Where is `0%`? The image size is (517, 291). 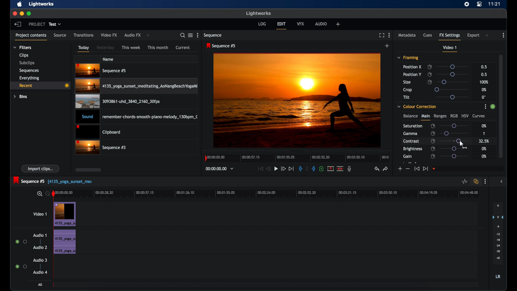
0% is located at coordinates (484, 126).